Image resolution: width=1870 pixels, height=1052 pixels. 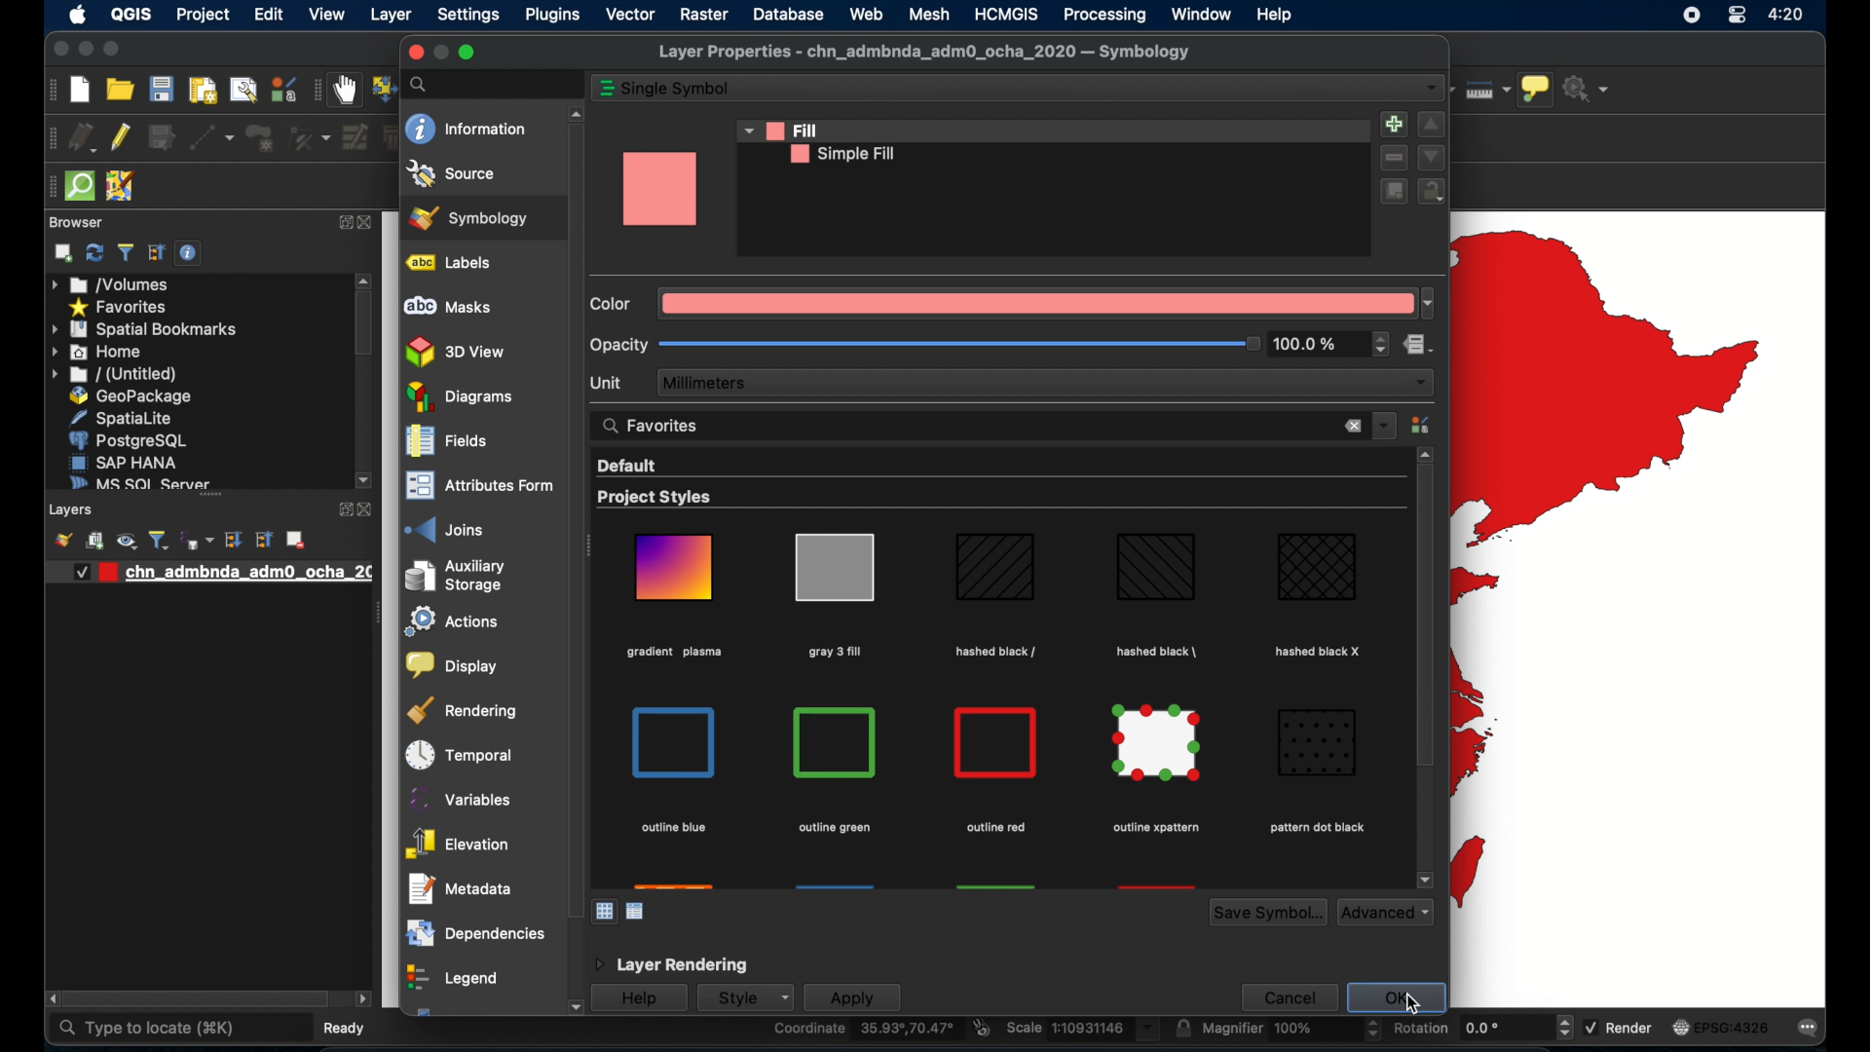 I want to click on move down, so click(x=1432, y=157).